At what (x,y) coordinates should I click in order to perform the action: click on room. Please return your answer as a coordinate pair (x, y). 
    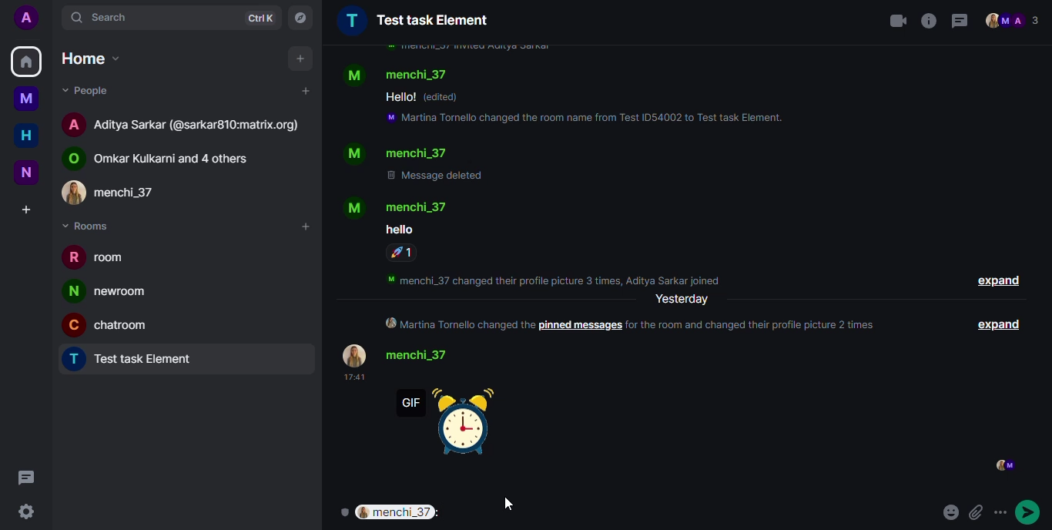
    Looking at the image, I should click on (112, 324).